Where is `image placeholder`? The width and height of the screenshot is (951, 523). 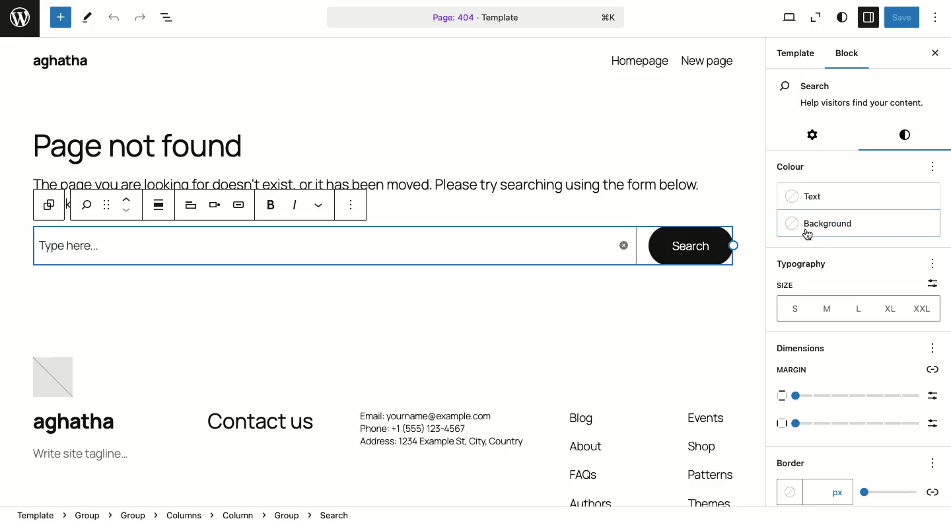 image placeholder is located at coordinates (57, 378).